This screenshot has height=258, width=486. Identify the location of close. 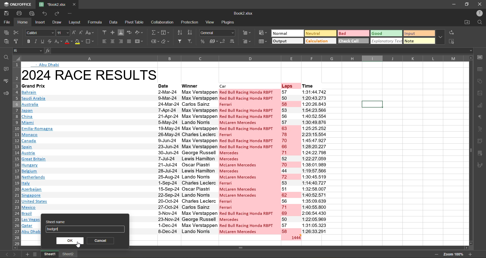
(480, 5).